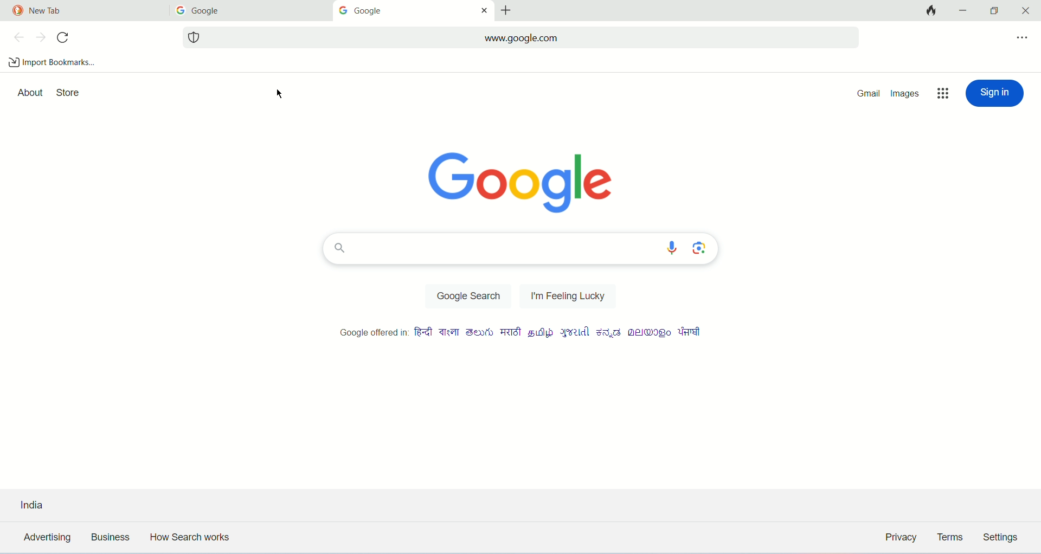 This screenshot has width=1041, height=554. I want to click on terms, so click(947, 534).